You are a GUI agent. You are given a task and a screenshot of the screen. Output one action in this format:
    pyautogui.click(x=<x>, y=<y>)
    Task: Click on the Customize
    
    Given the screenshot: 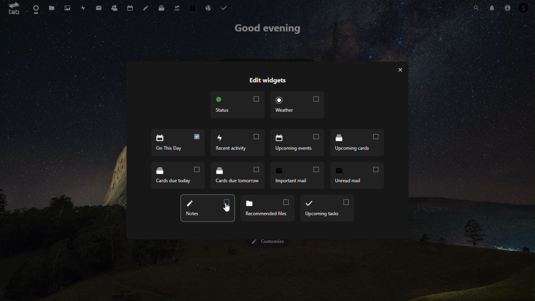 What is the action you would take?
    pyautogui.click(x=270, y=242)
    